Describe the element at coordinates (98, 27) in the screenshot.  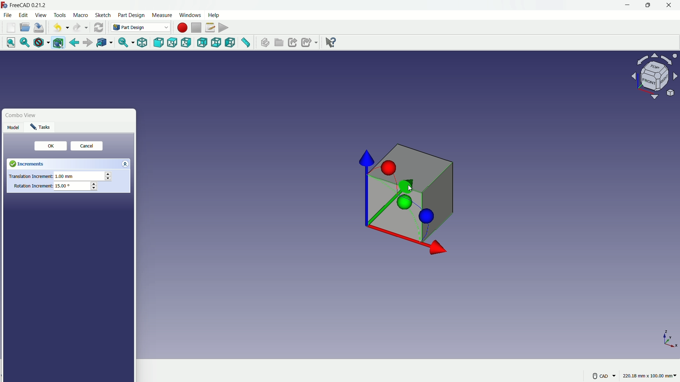
I see `refresh` at that location.